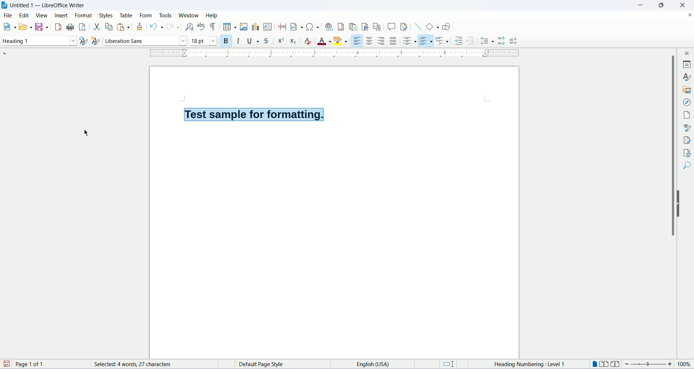 The width and height of the screenshot is (694, 369). What do you see at coordinates (255, 27) in the screenshot?
I see `insert chart` at bounding box center [255, 27].